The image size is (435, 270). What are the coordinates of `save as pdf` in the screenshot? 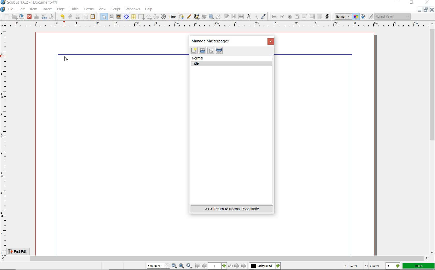 It's located at (51, 17).